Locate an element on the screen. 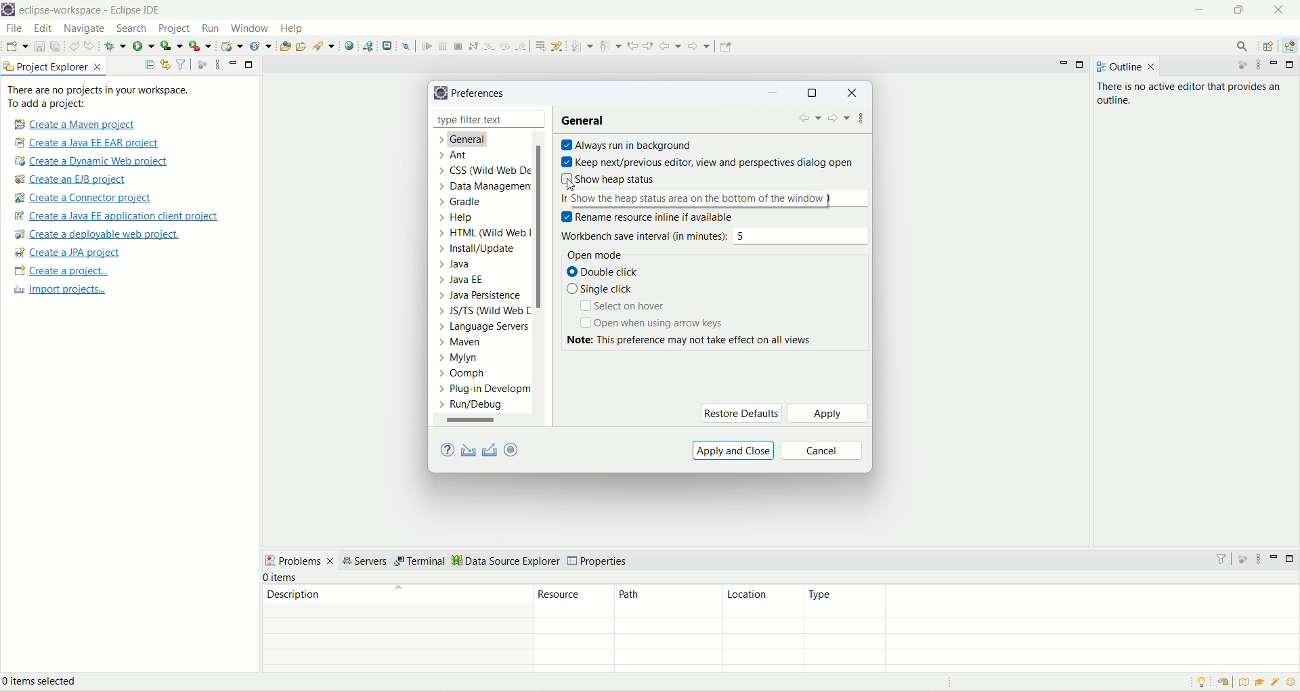 Image resolution: width=1300 pixels, height=692 pixels. save is located at coordinates (40, 45).